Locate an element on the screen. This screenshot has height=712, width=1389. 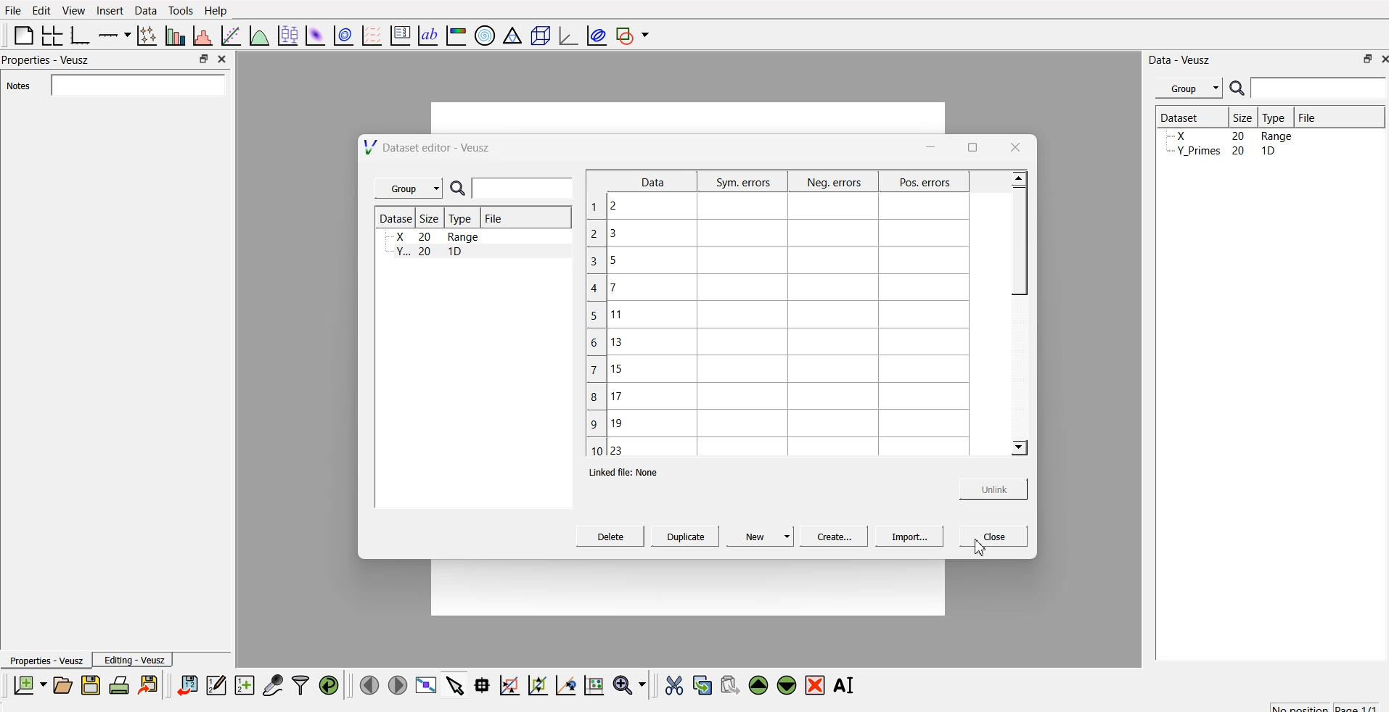
New is located at coordinates (760, 537).